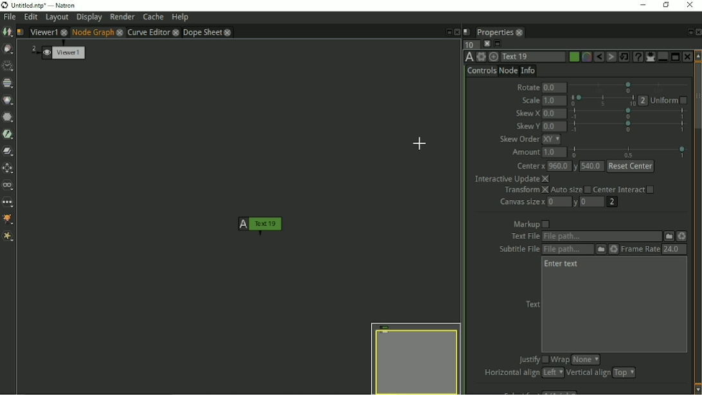  What do you see at coordinates (415, 358) in the screenshot?
I see `Preview` at bounding box center [415, 358].